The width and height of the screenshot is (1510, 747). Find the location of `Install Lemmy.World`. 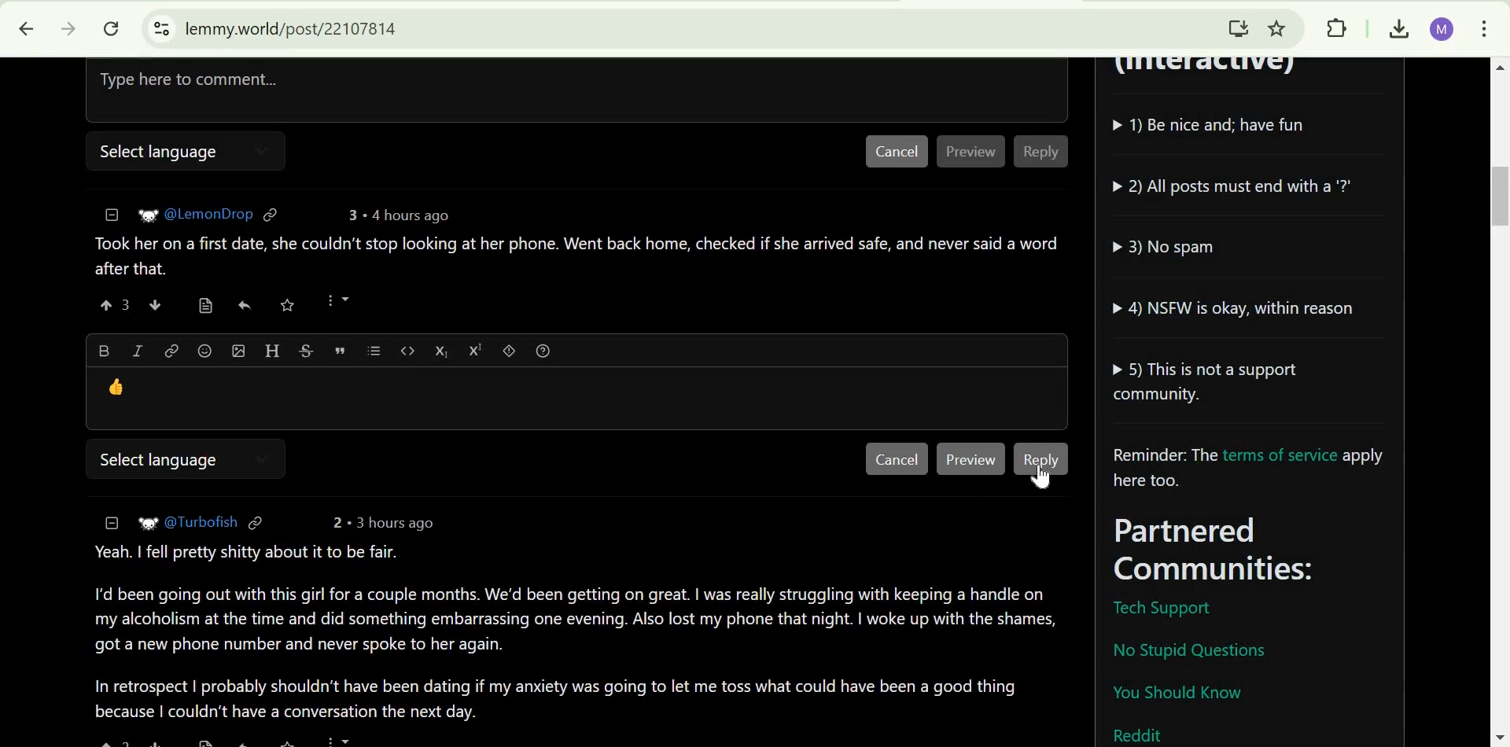

Install Lemmy.World is located at coordinates (1235, 26).